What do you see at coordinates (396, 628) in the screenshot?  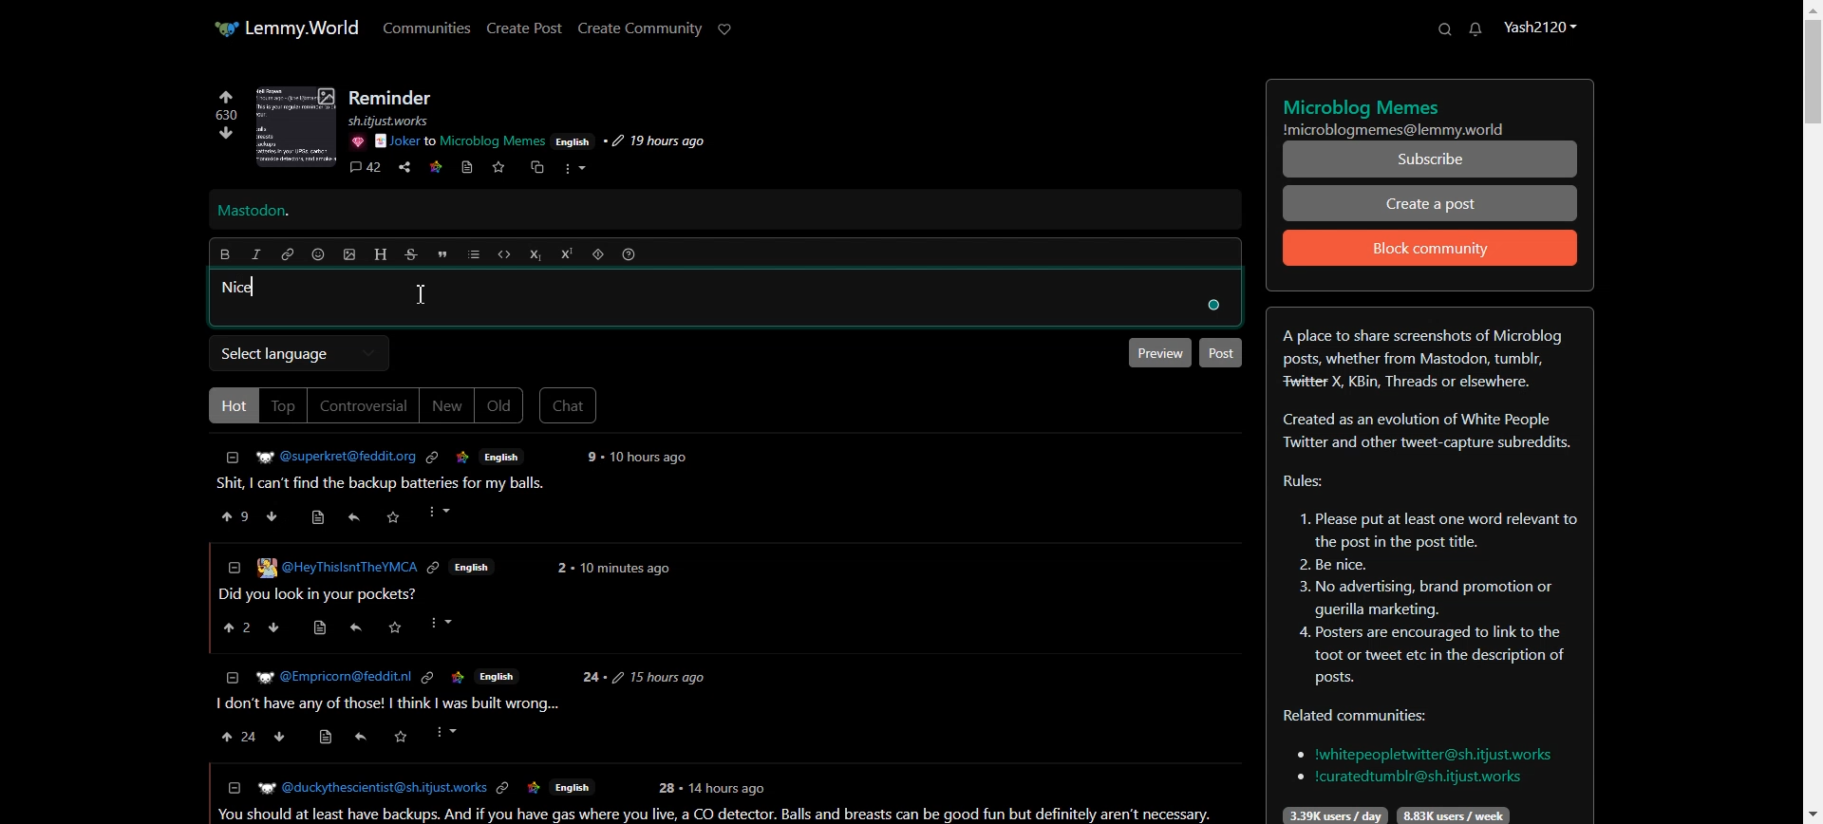 I see `` at bounding box center [396, 628].